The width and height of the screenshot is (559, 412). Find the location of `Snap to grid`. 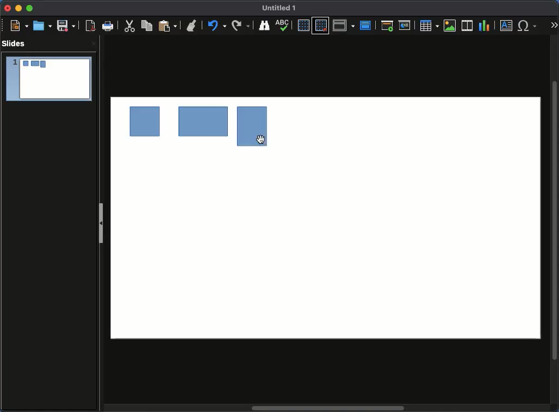

Snap to grid is located at coordinates (321, 26).